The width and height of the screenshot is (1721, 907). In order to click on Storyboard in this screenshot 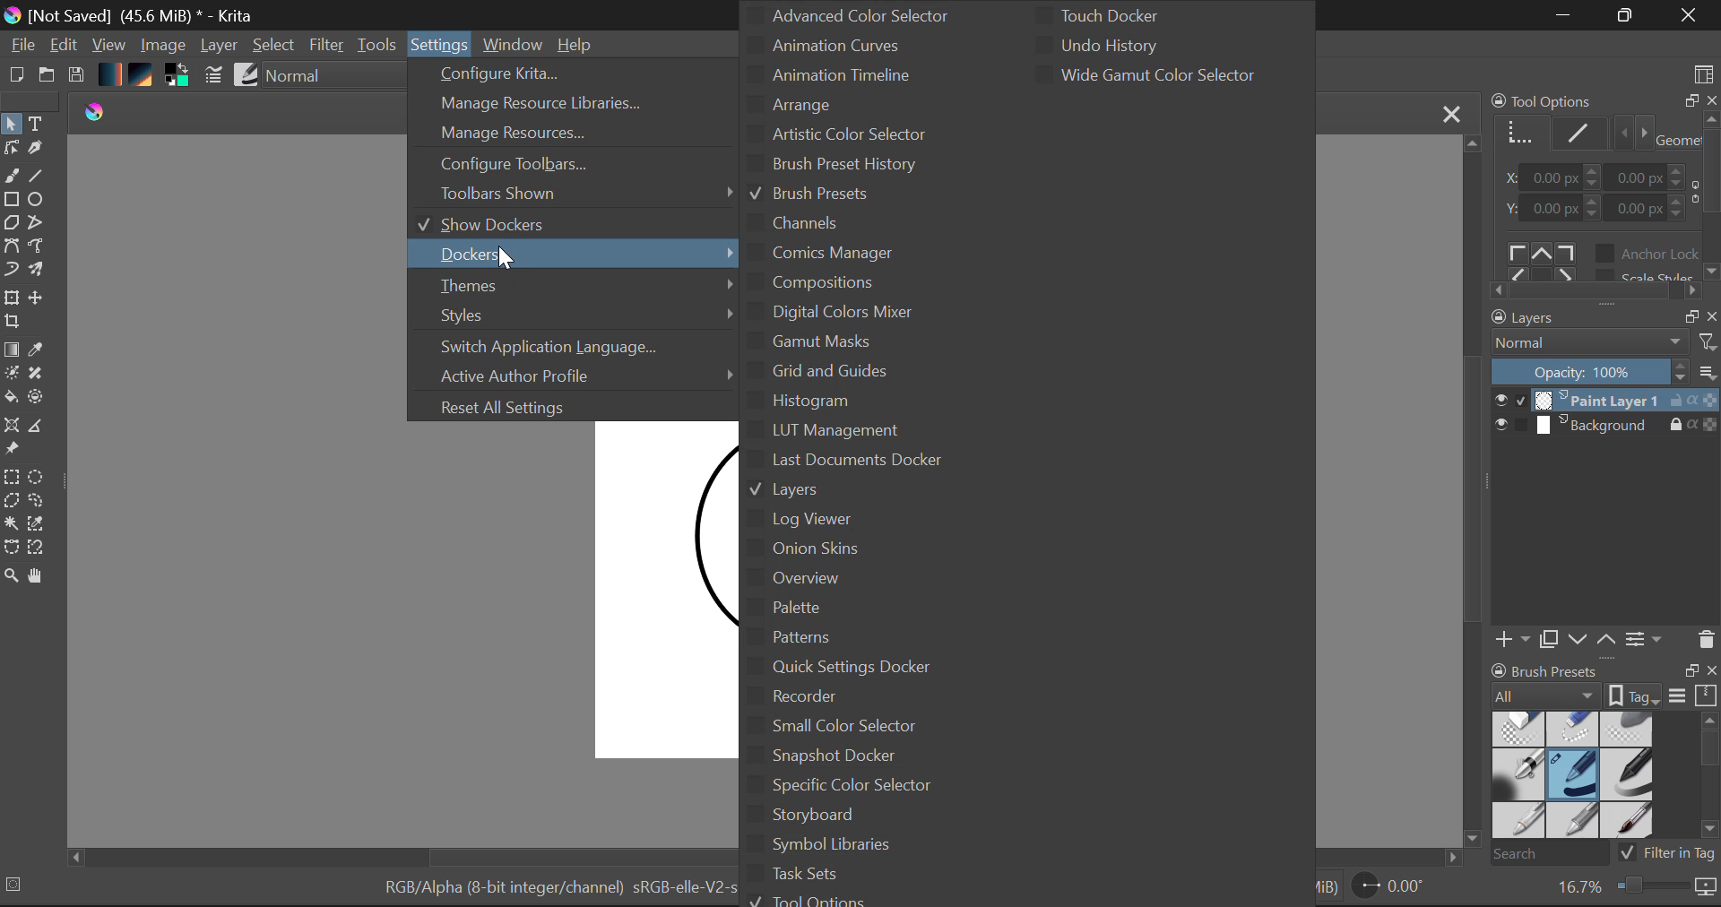, I will do `click(867, 819)`.